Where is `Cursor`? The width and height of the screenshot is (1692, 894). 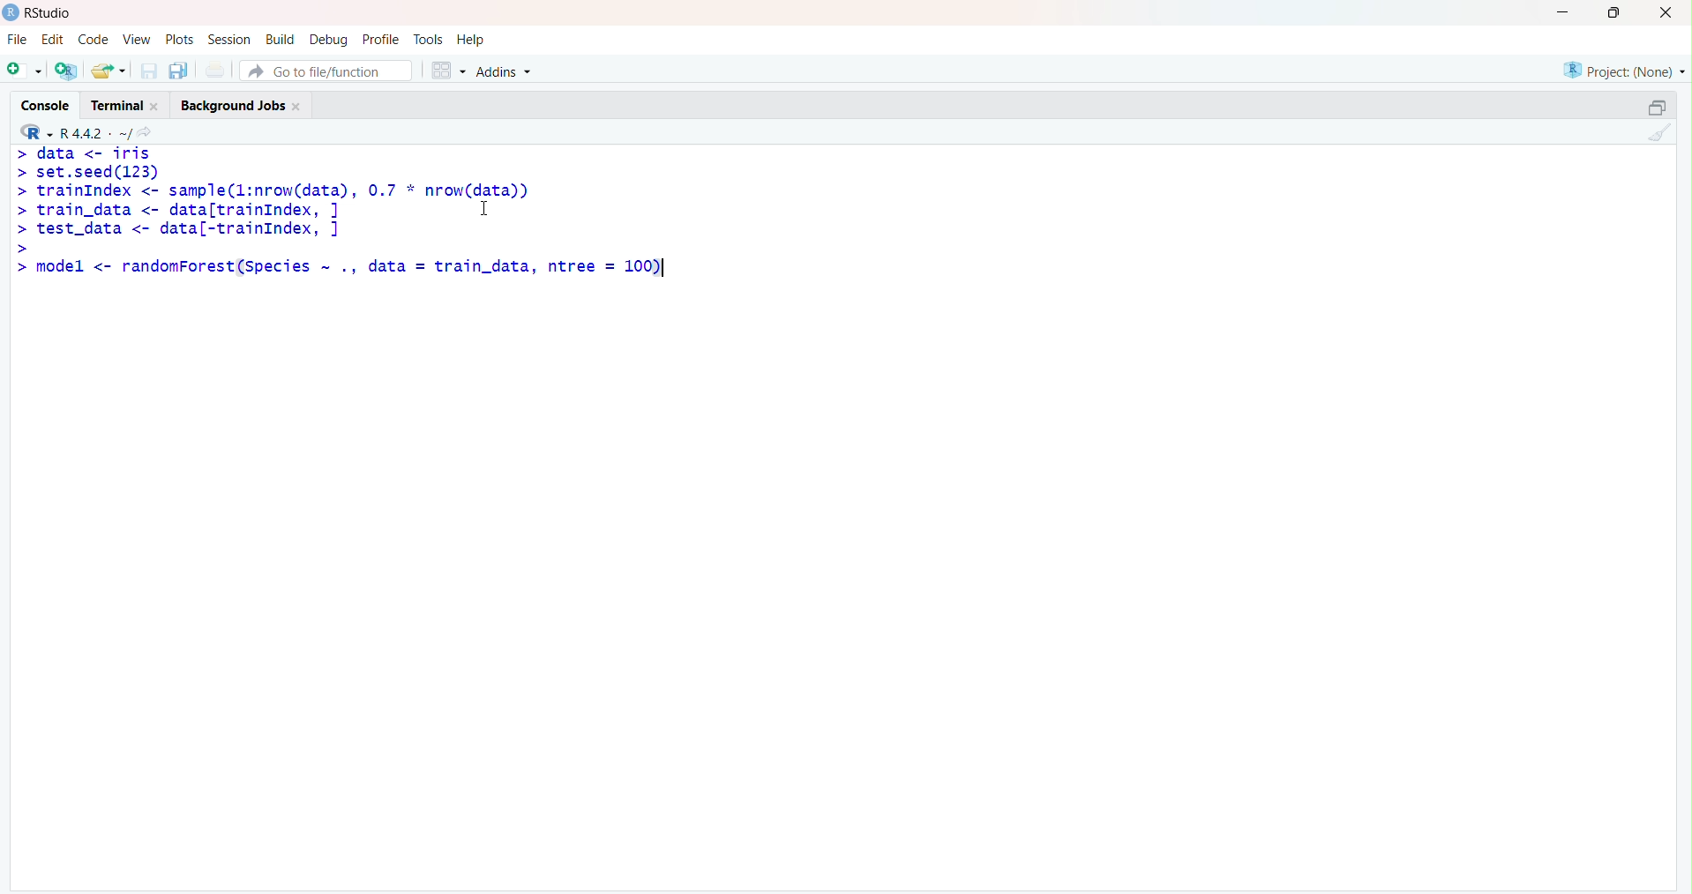 Cursor is located at coordinates (492, 208).